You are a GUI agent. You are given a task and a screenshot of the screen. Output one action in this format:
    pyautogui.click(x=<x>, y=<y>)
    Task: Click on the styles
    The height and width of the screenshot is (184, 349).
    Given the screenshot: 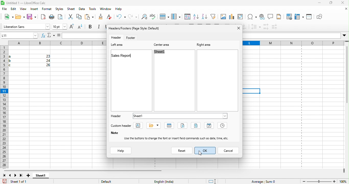 What is the action you would take?
    pyautogui.click(x=58, y=10)
    